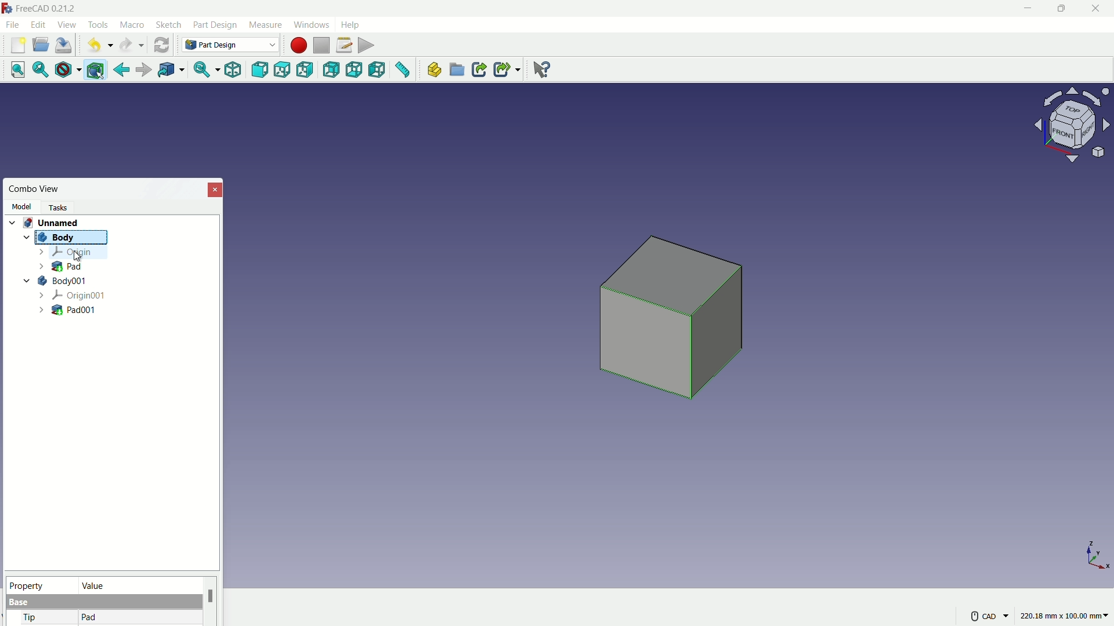  What do you see at coordinates (41, 45) in the screenshot?
I see `open folder` at bounding box center [41, 45].